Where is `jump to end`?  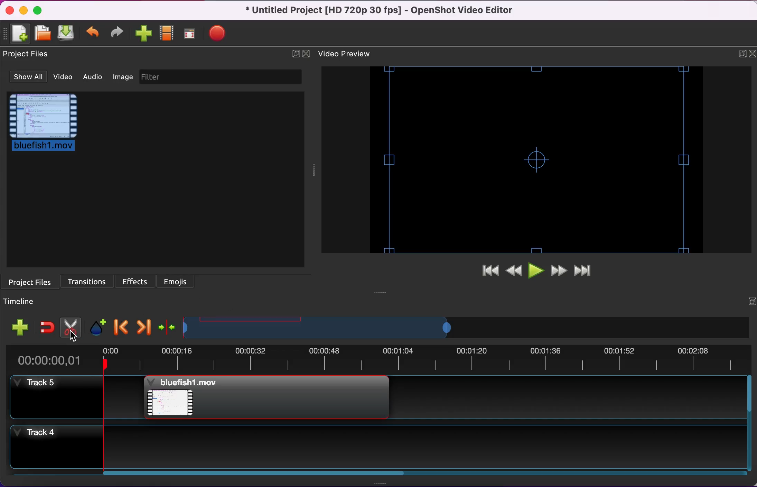
jump to end is located at coordinates (588, 271).